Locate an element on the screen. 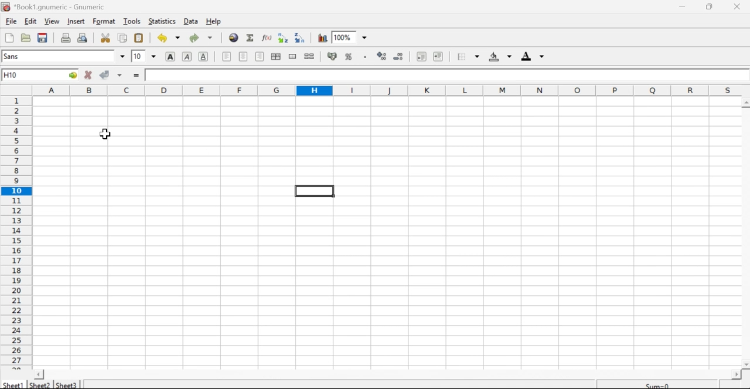 This screenshot has width=750, height=389. Group pf cells is located at coordinates (277, 57).